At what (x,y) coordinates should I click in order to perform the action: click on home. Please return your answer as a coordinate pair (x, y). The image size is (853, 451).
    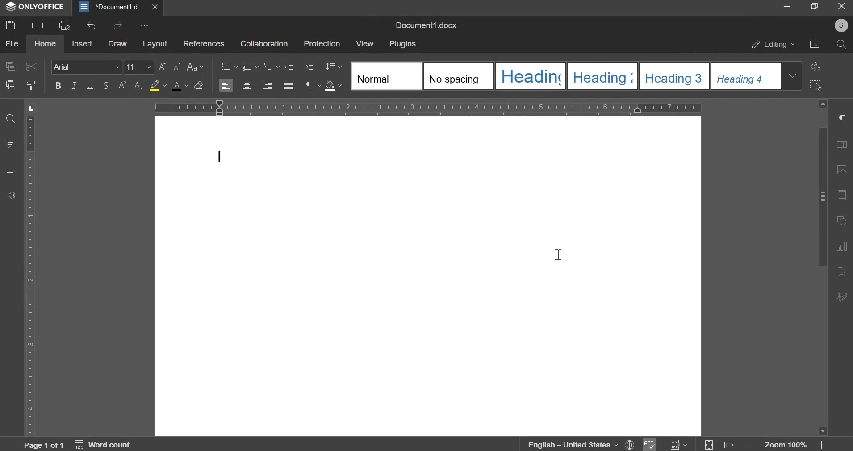
    Looking at the image, I should click on (46, 43).